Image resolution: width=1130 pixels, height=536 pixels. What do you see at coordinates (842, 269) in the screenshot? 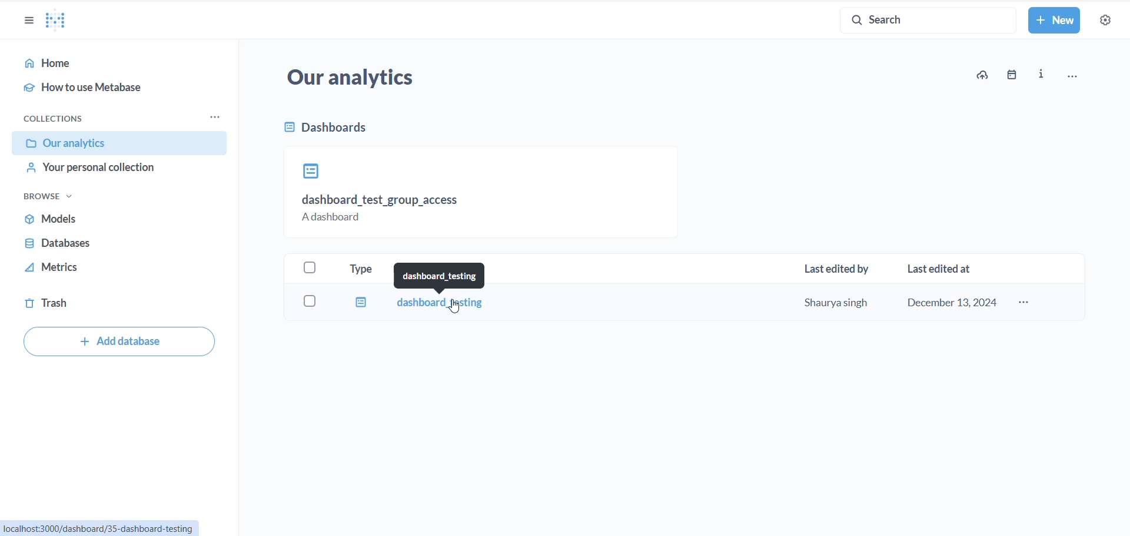
I see `last edited by ` at bounding box center [842, 269].